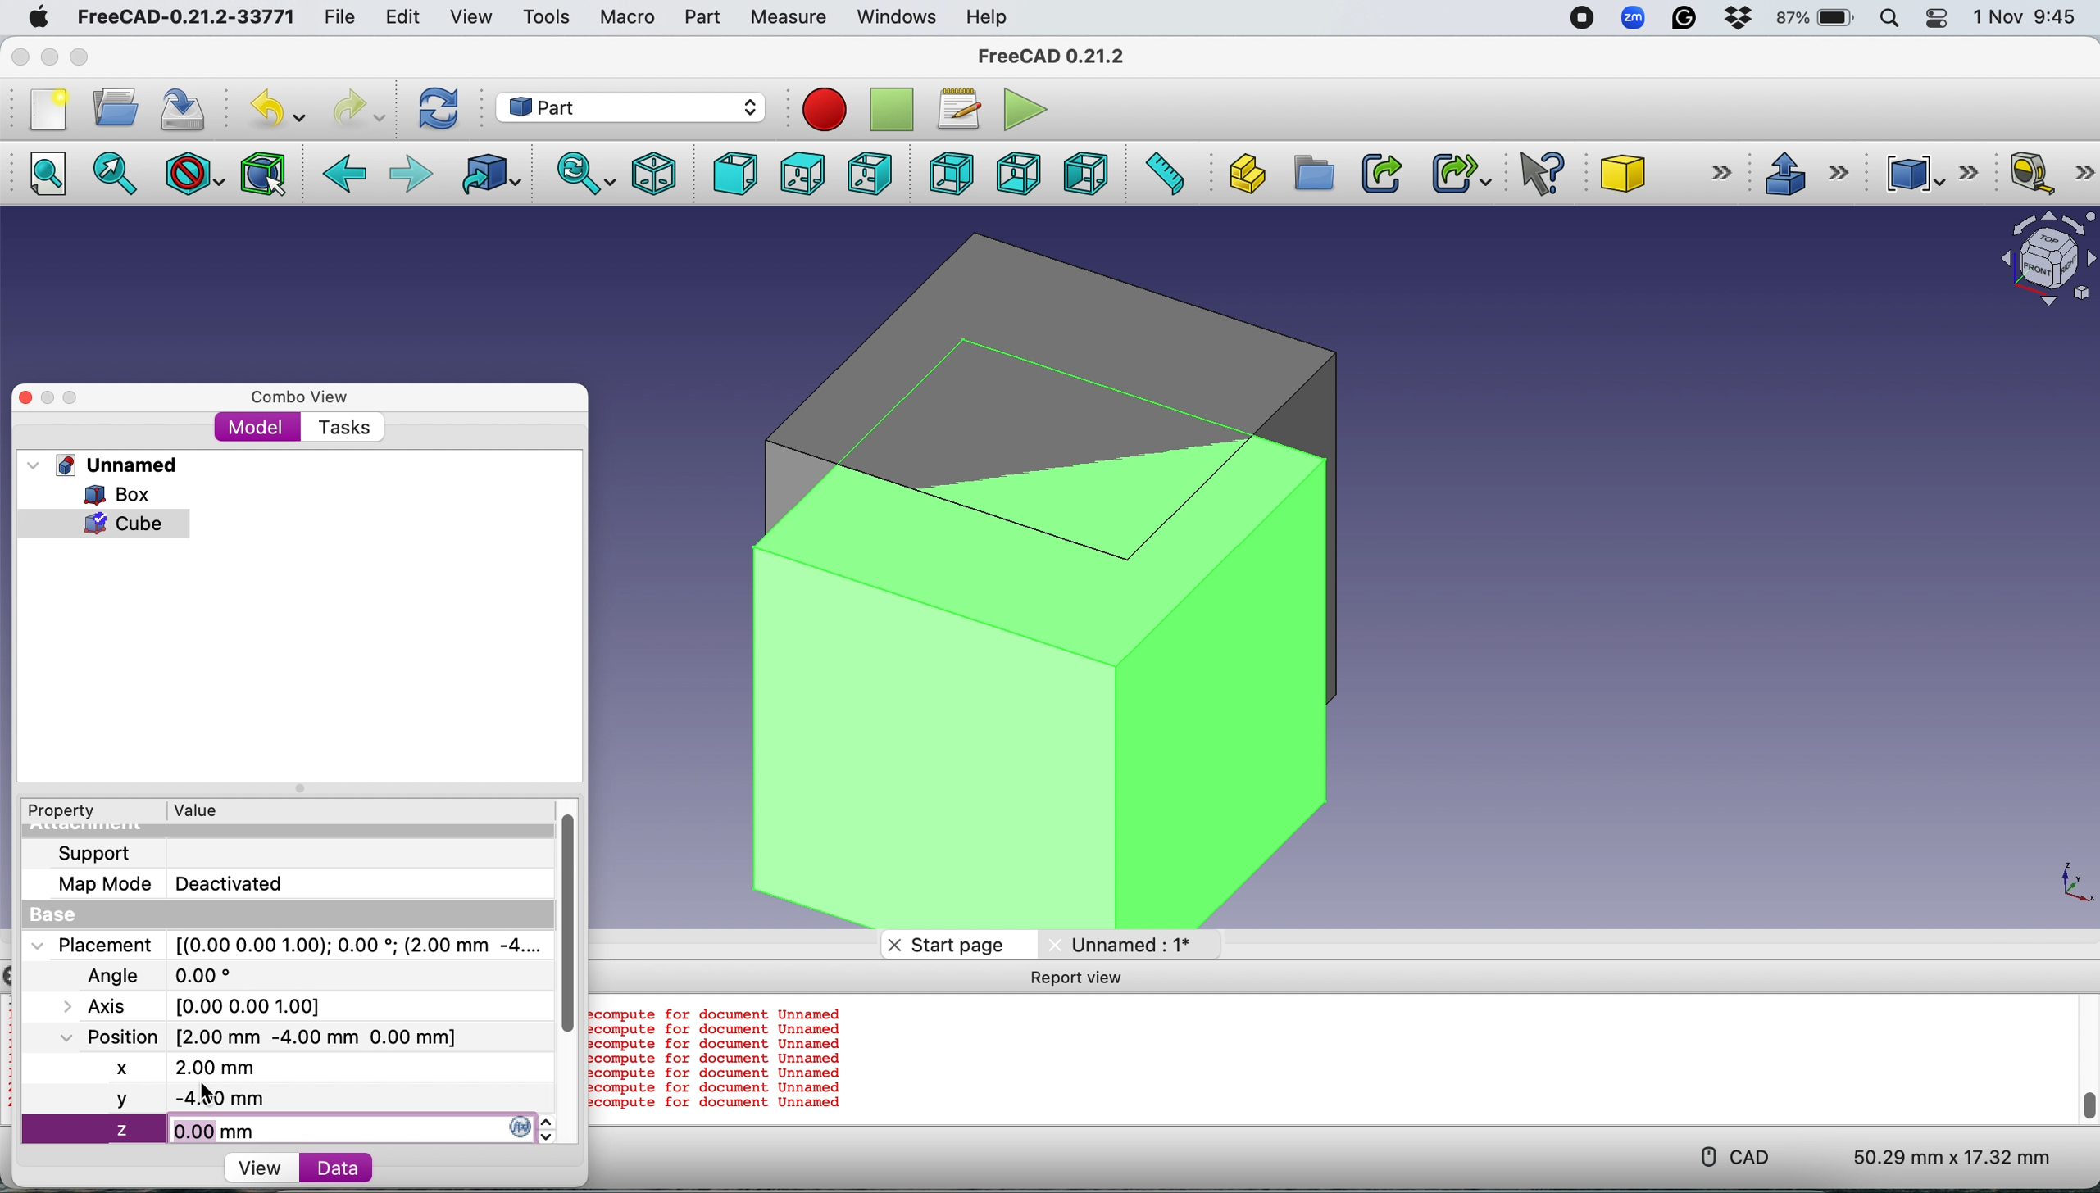  What do you see at coordinates (255, 1167) in the screenshot?
I see `View` at bounding box center [255, 1167].